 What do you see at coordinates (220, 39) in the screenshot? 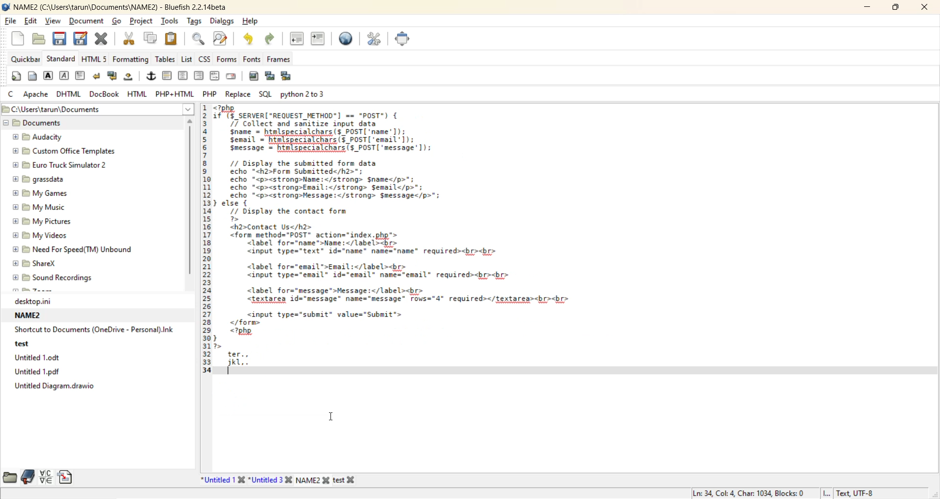
I see `find and replace` at bounding box center [220, 39].